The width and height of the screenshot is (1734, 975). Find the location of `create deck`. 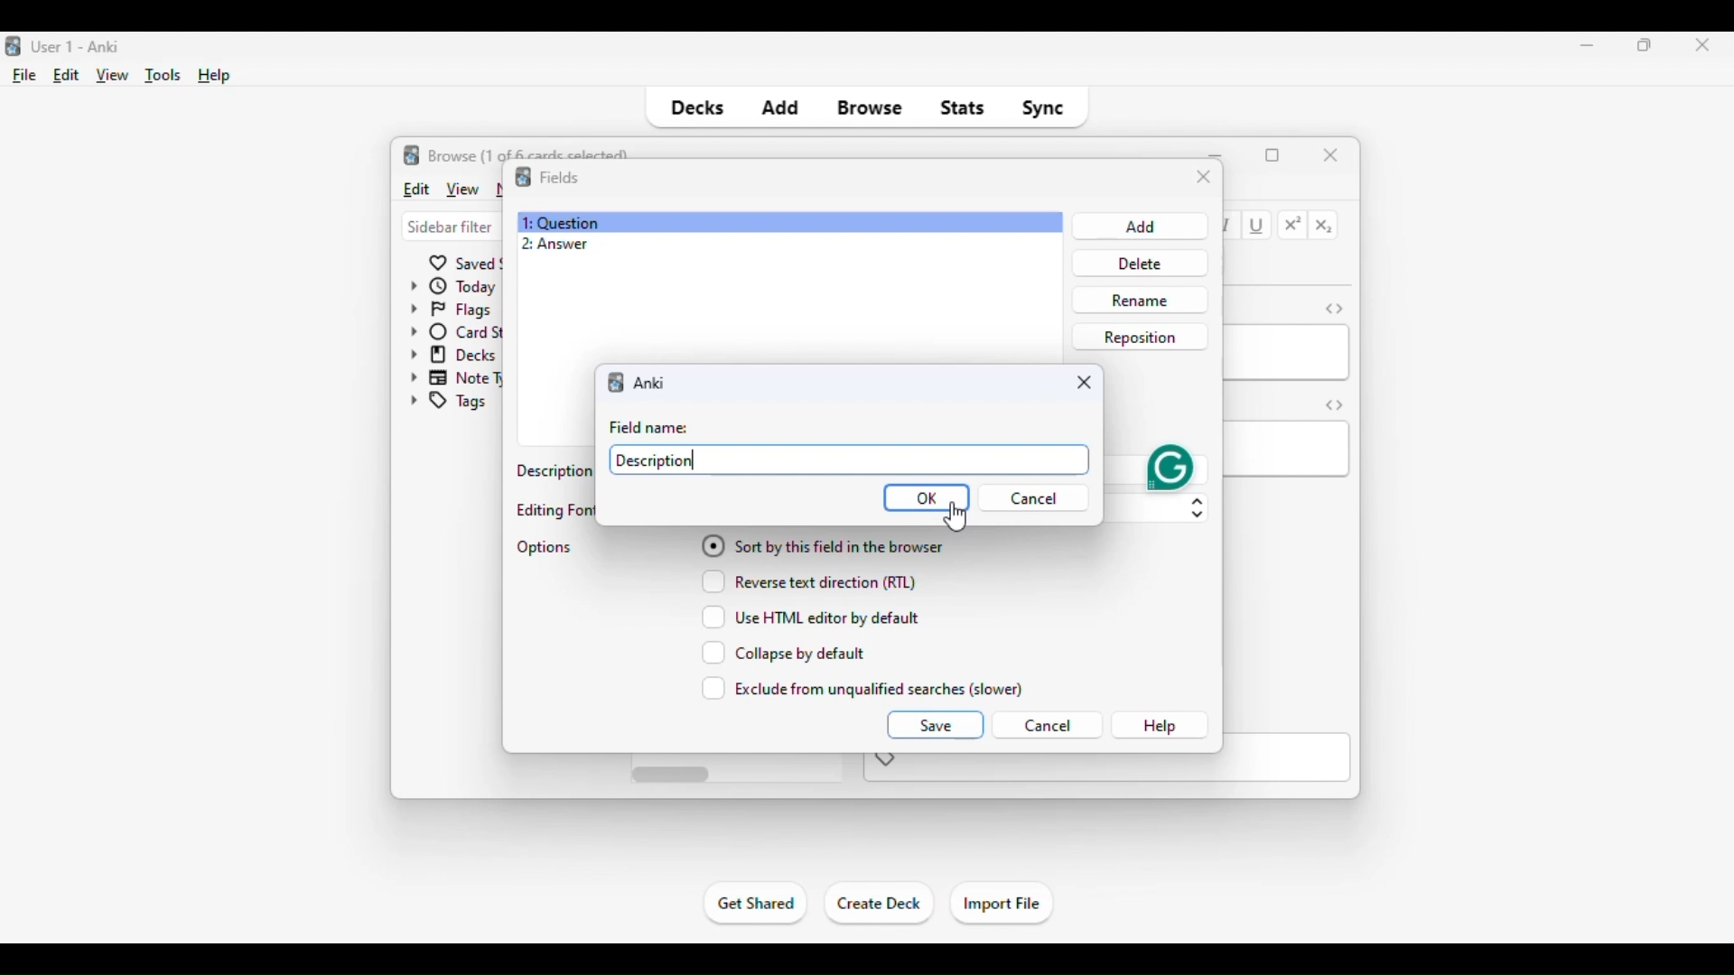

create deck is located at coordinates (880, 904).